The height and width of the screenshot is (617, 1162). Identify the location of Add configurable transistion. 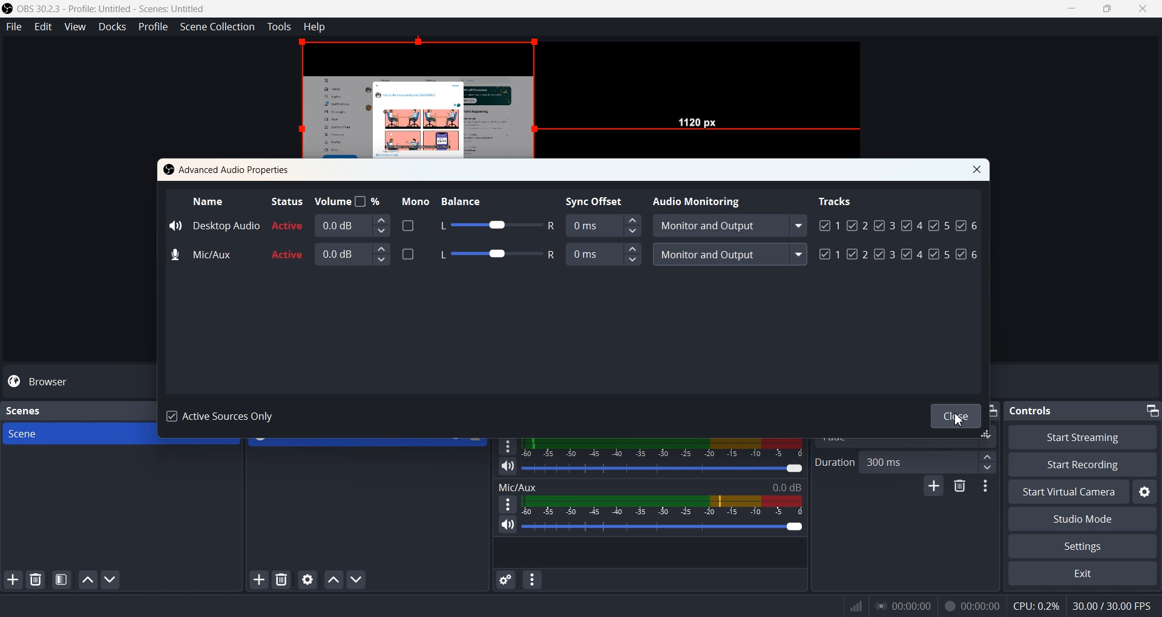
(933, 488).